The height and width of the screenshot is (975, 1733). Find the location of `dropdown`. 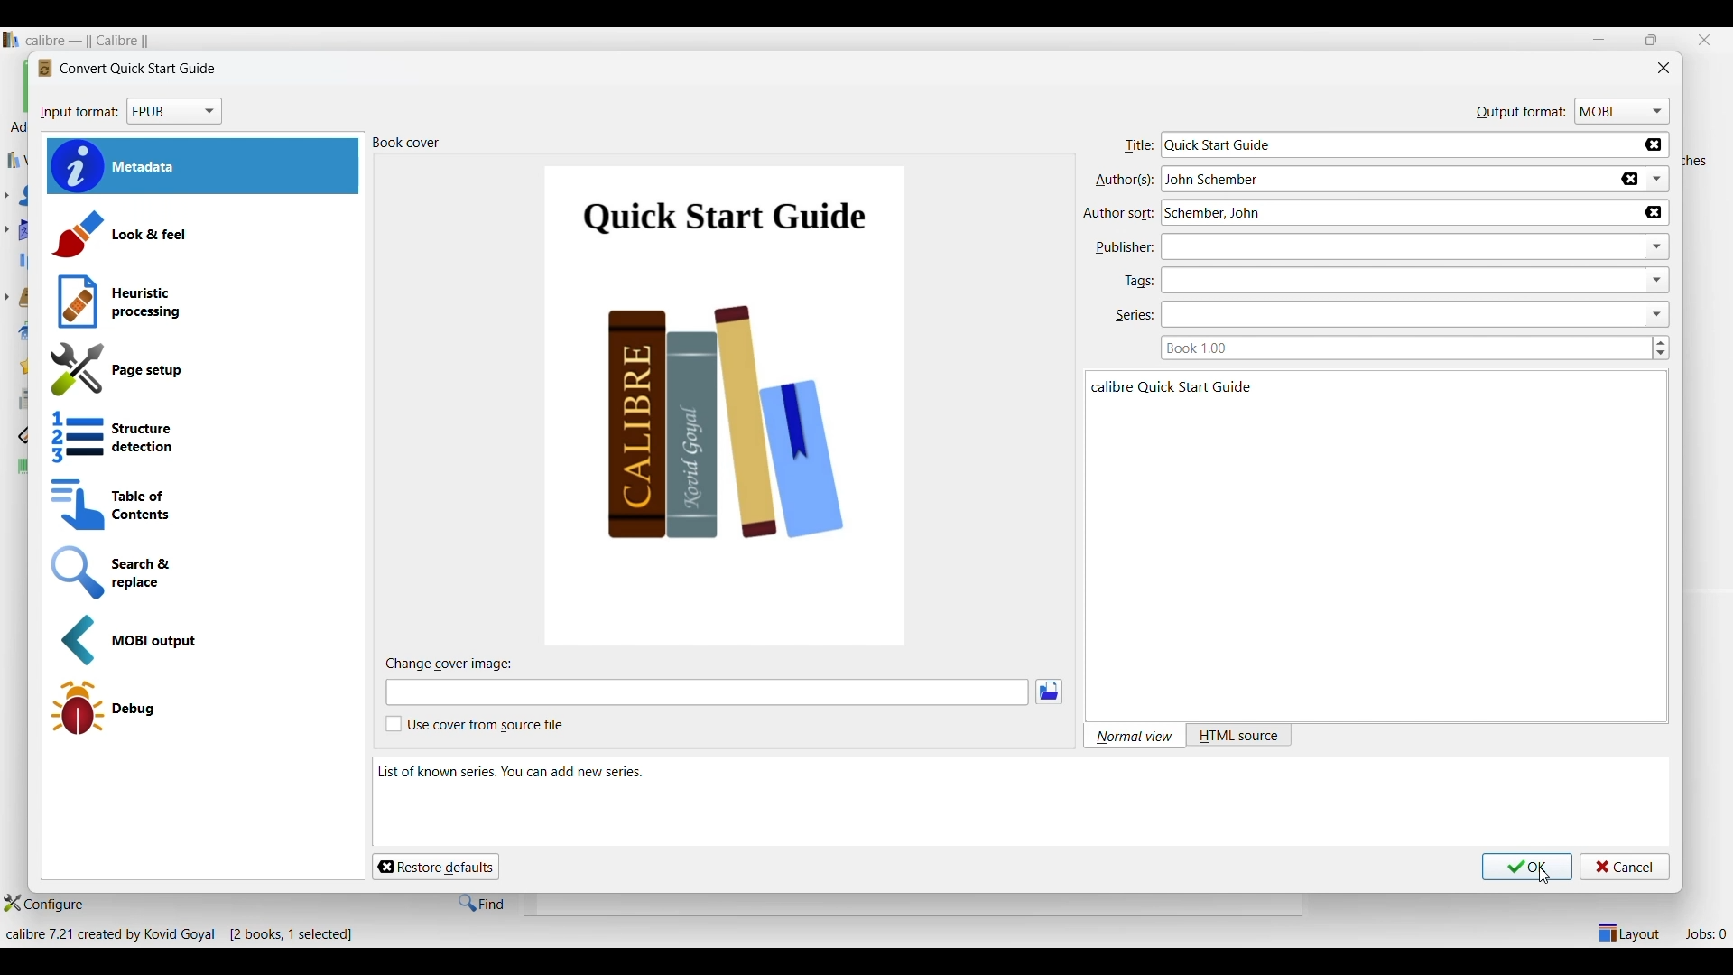

dropdown is located at coordinates (1659, 313).